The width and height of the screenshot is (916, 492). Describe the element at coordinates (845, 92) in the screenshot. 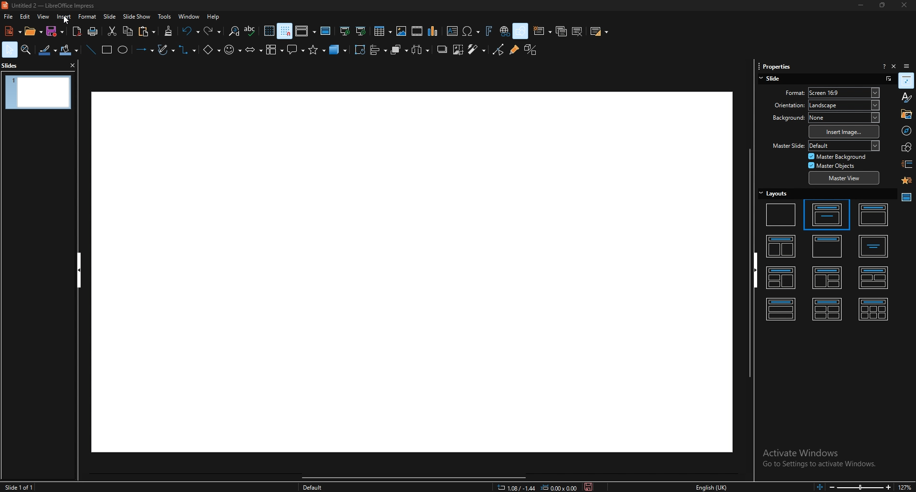

I see `screen 16:9` at that location.